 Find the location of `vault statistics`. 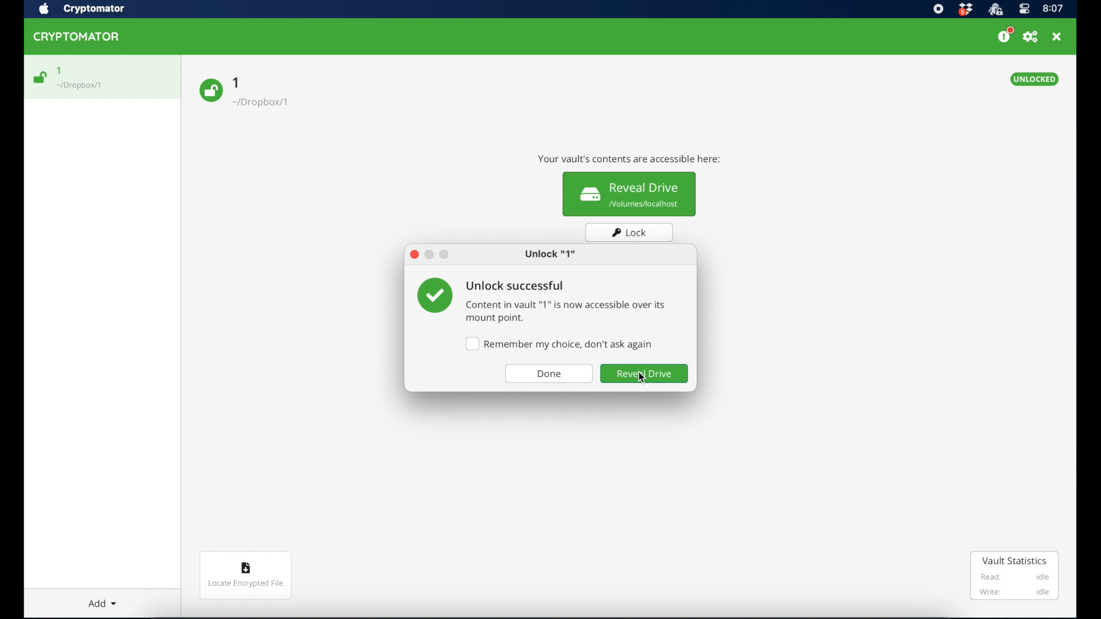

vault statistics is located at coordinates (1015, 575).